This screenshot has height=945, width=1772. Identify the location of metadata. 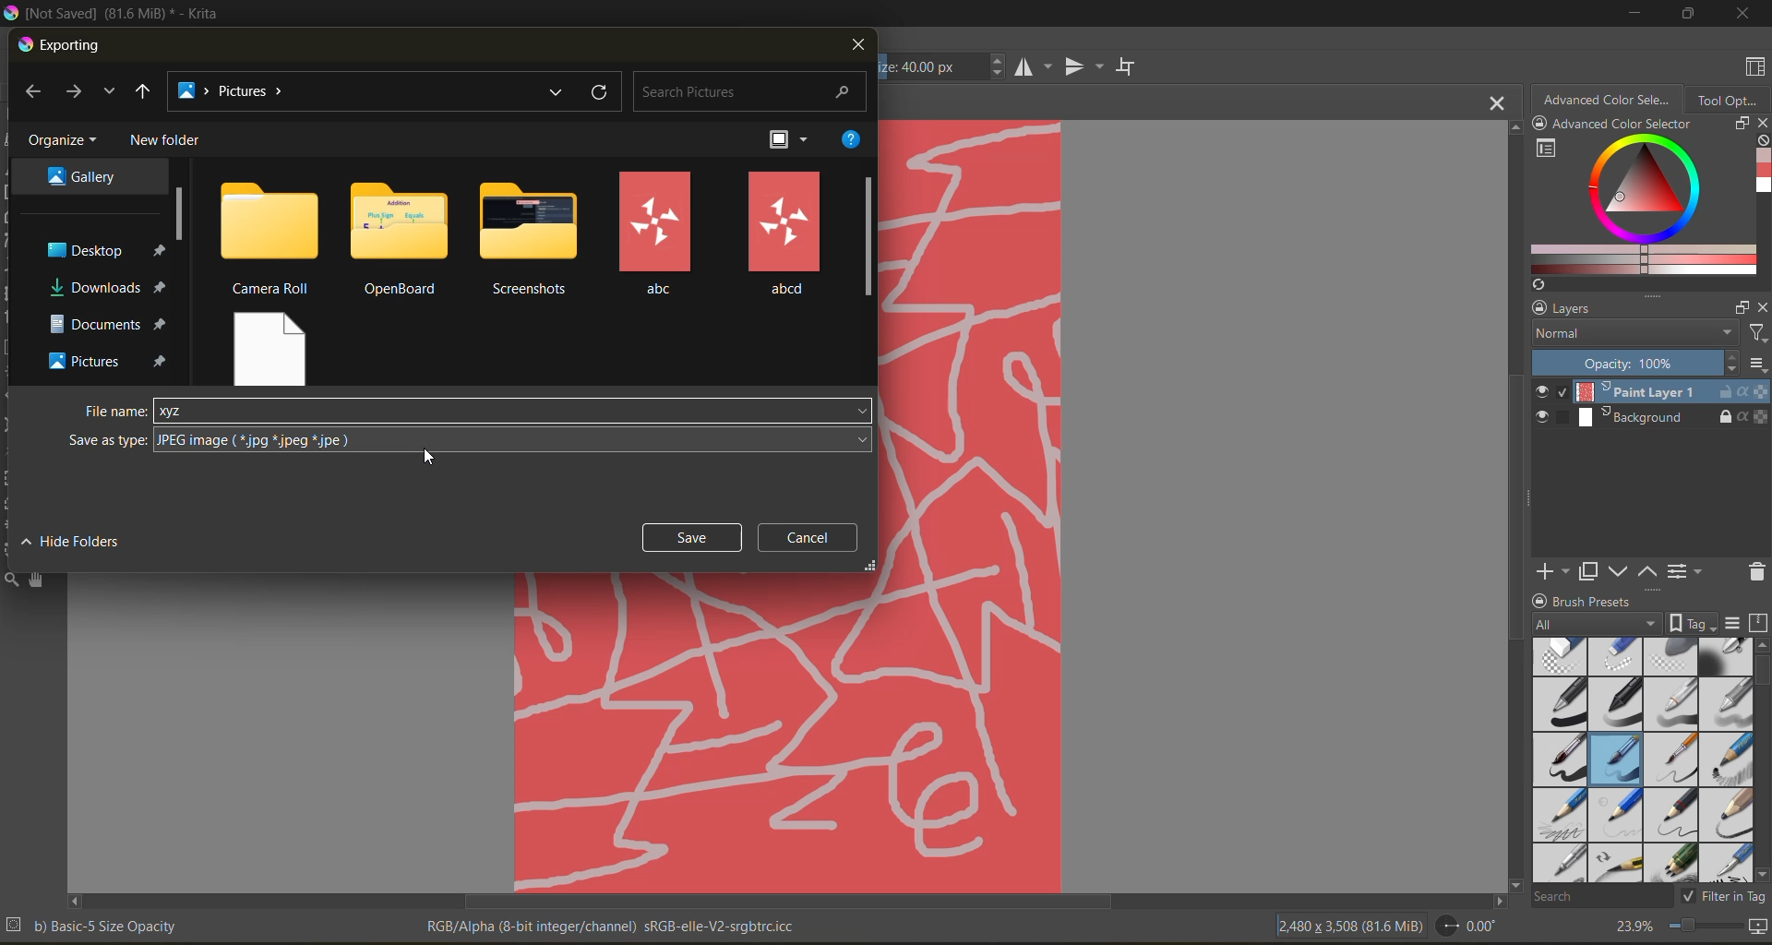
(615, 925).